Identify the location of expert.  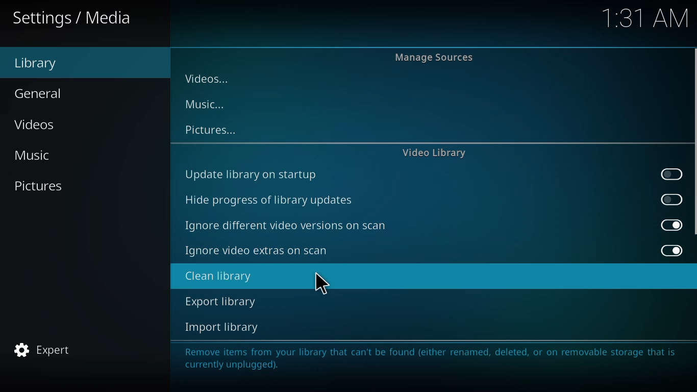
(46, 350).